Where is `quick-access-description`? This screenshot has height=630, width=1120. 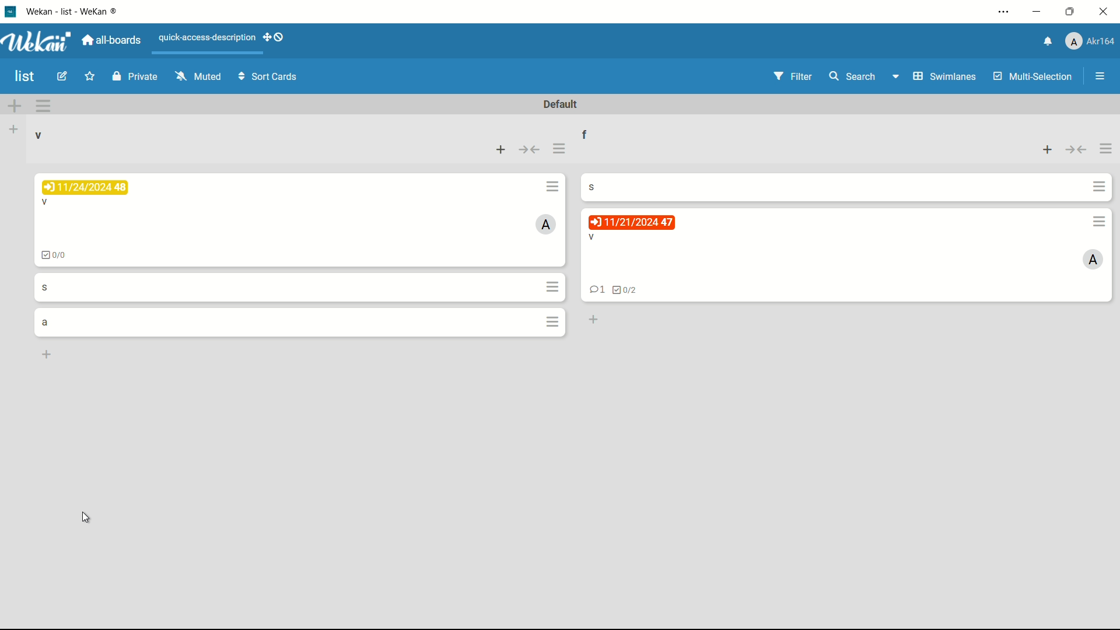 quick-access-description is located at coordinates (207, 37).